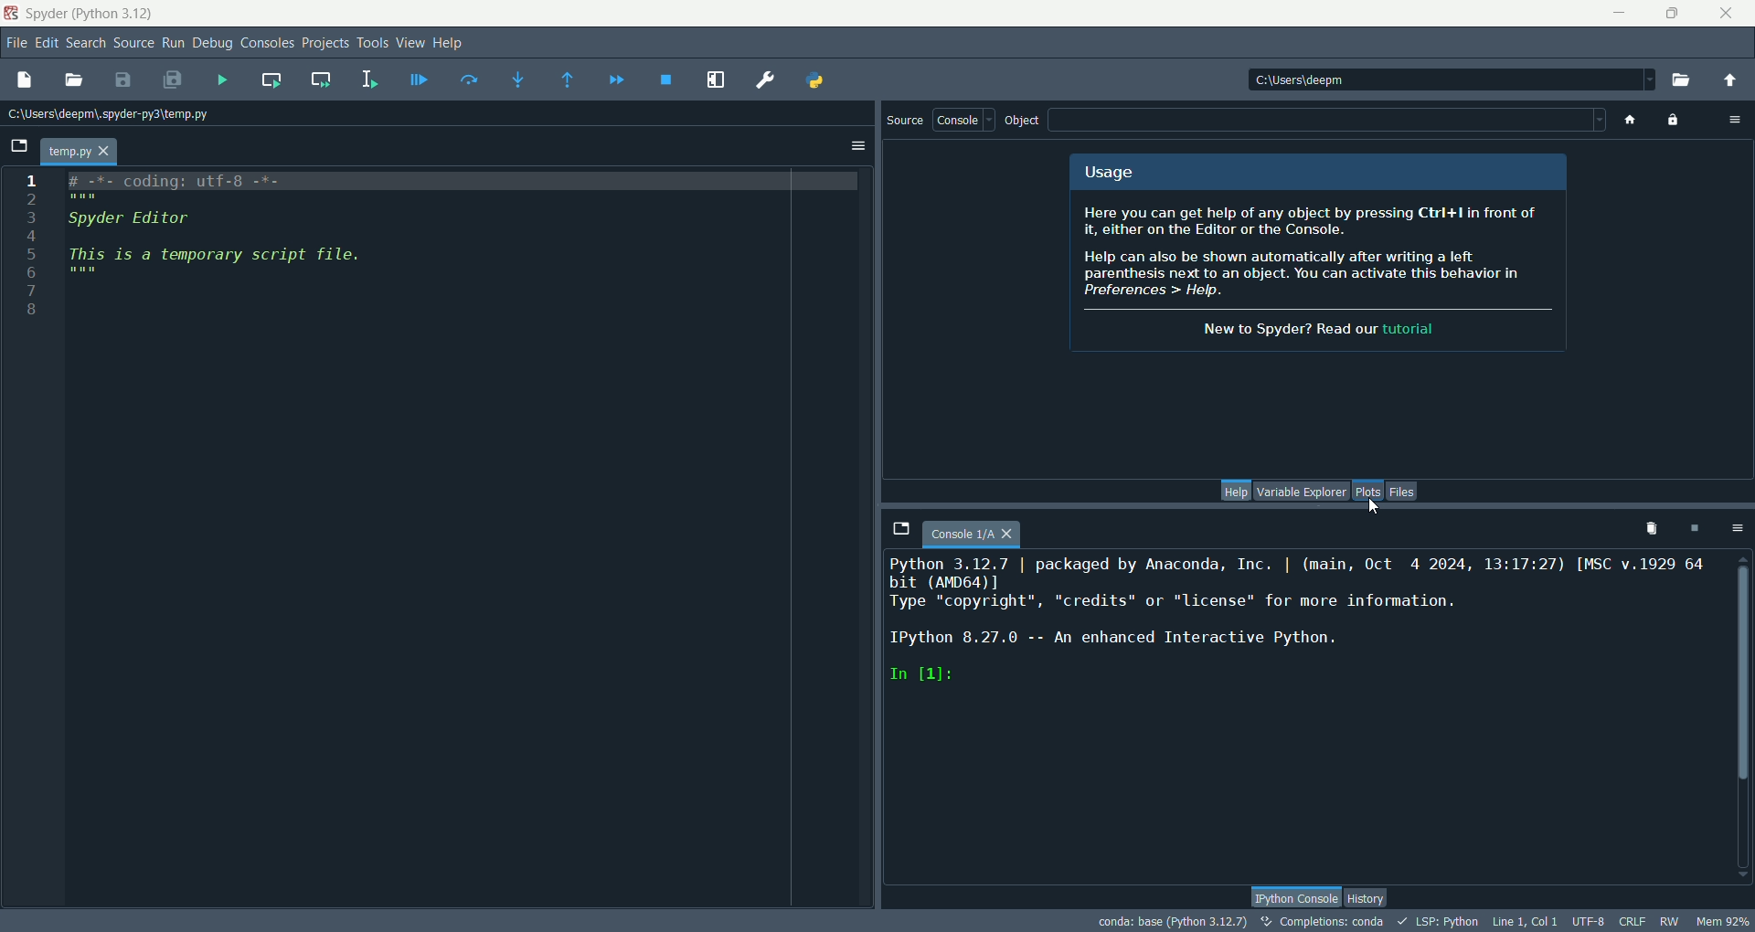 This screenshot has width=1755, height=932. I want to click on options, so click(1738, 122).